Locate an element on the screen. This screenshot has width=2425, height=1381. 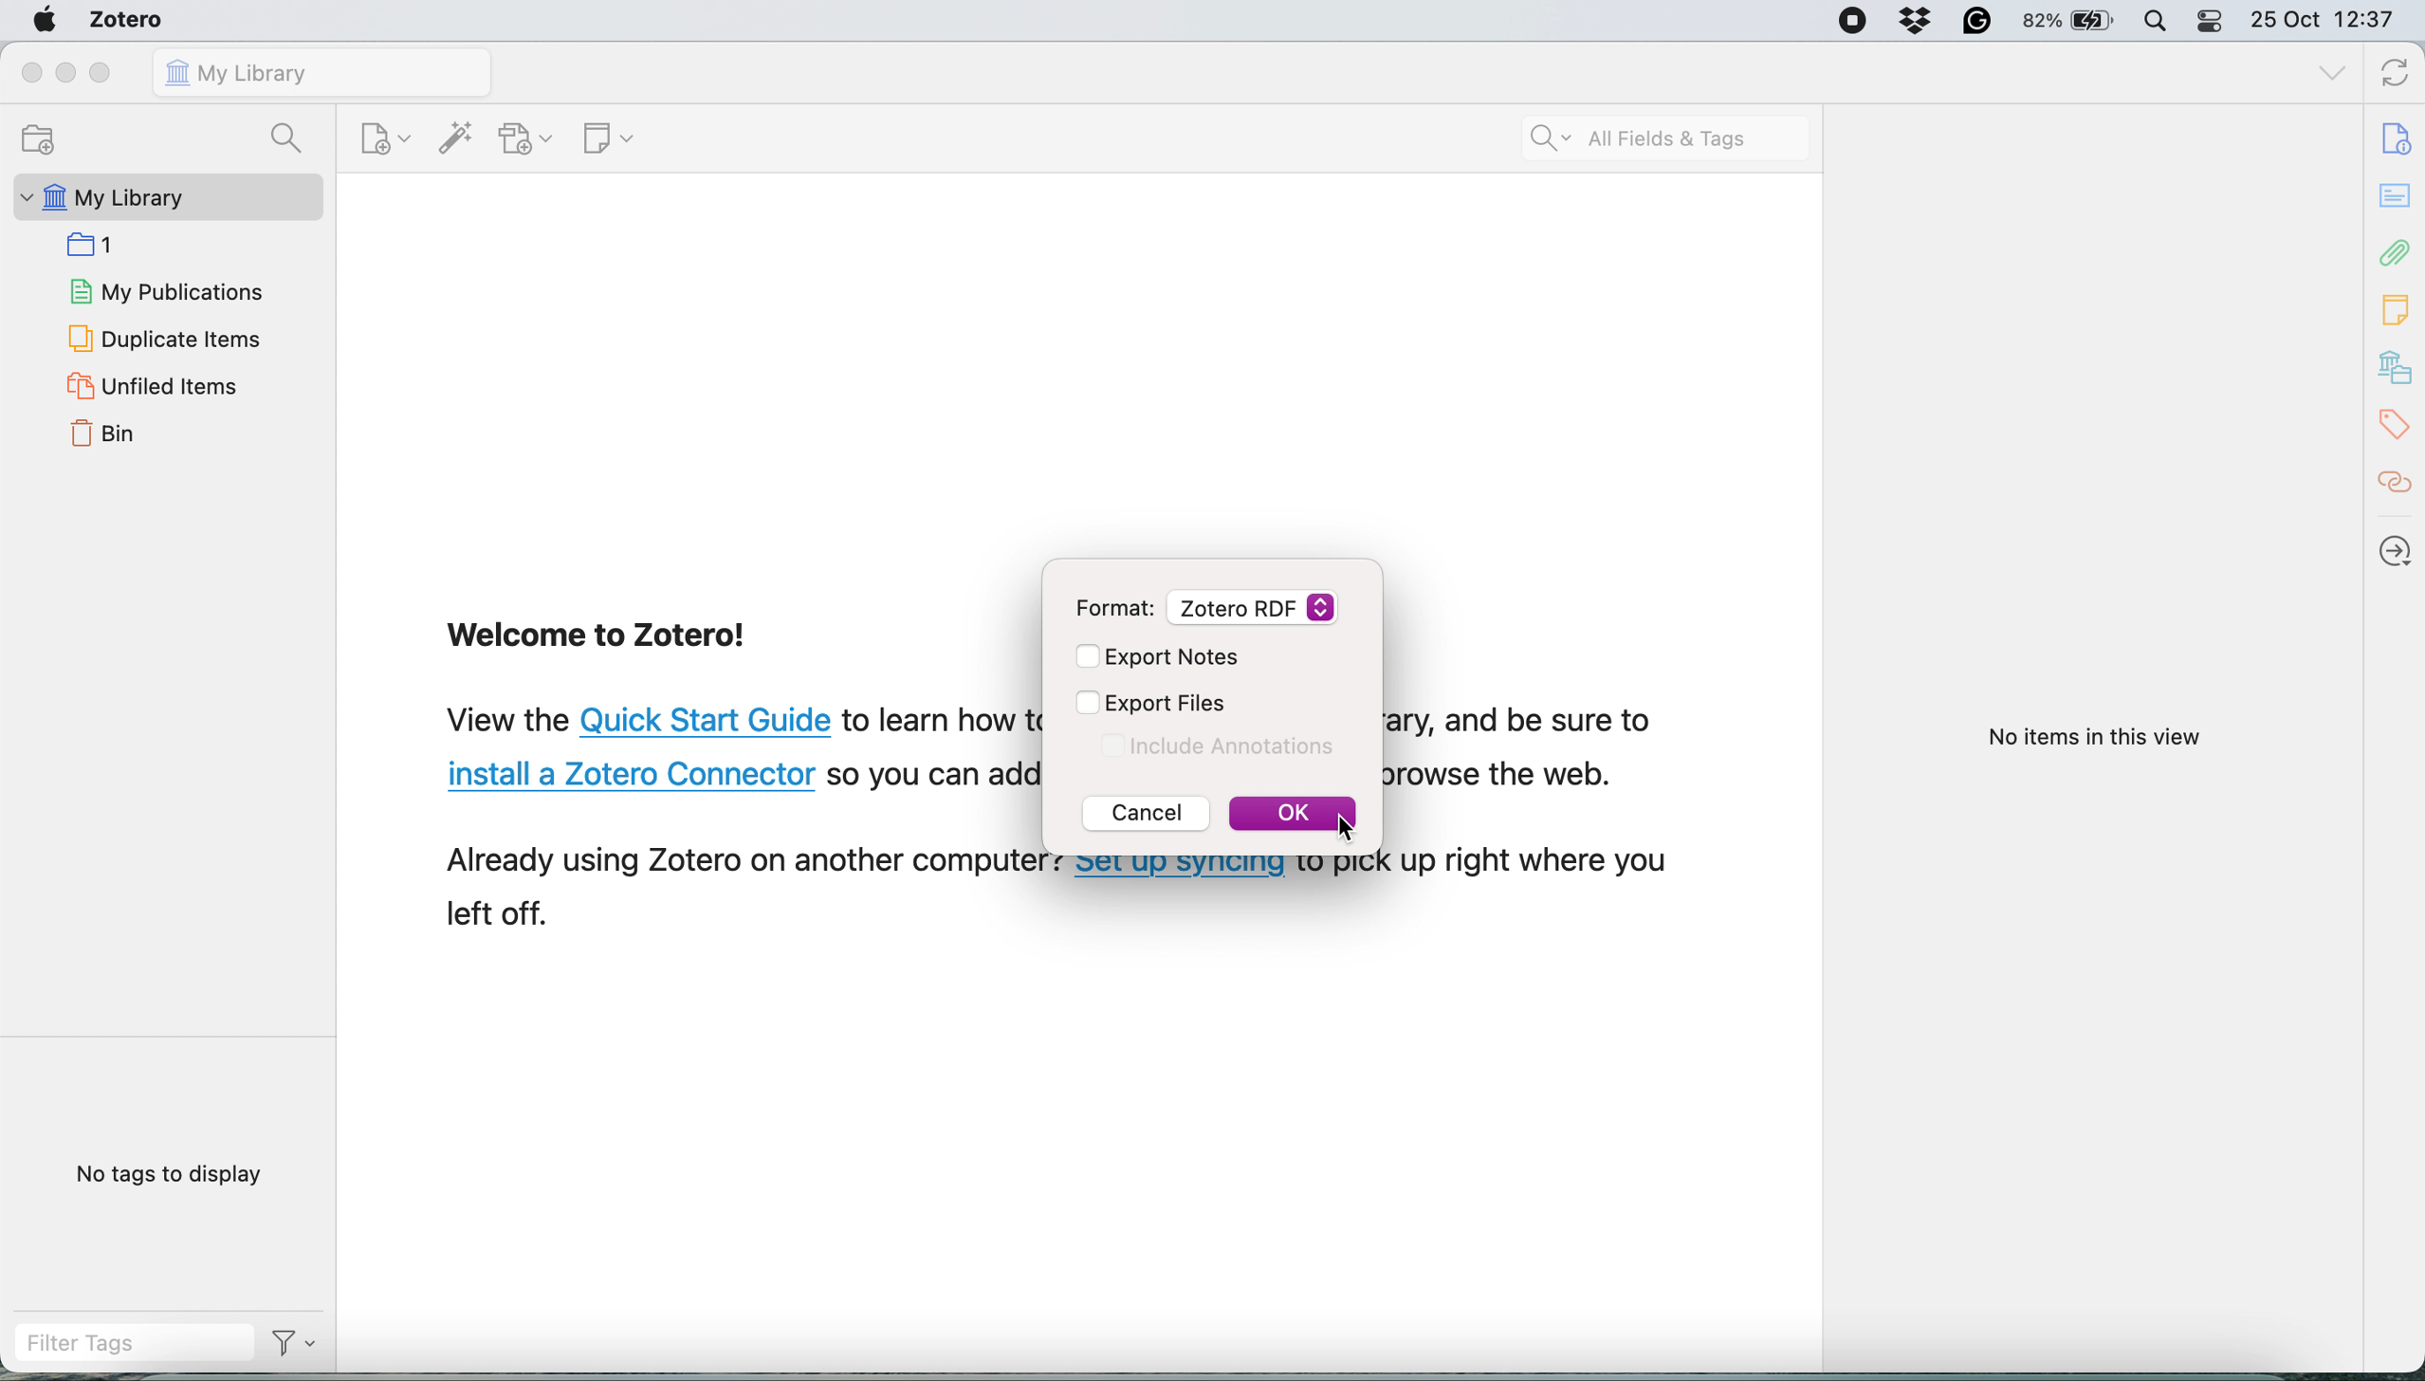
my publications is located at coordinates (163, 292).